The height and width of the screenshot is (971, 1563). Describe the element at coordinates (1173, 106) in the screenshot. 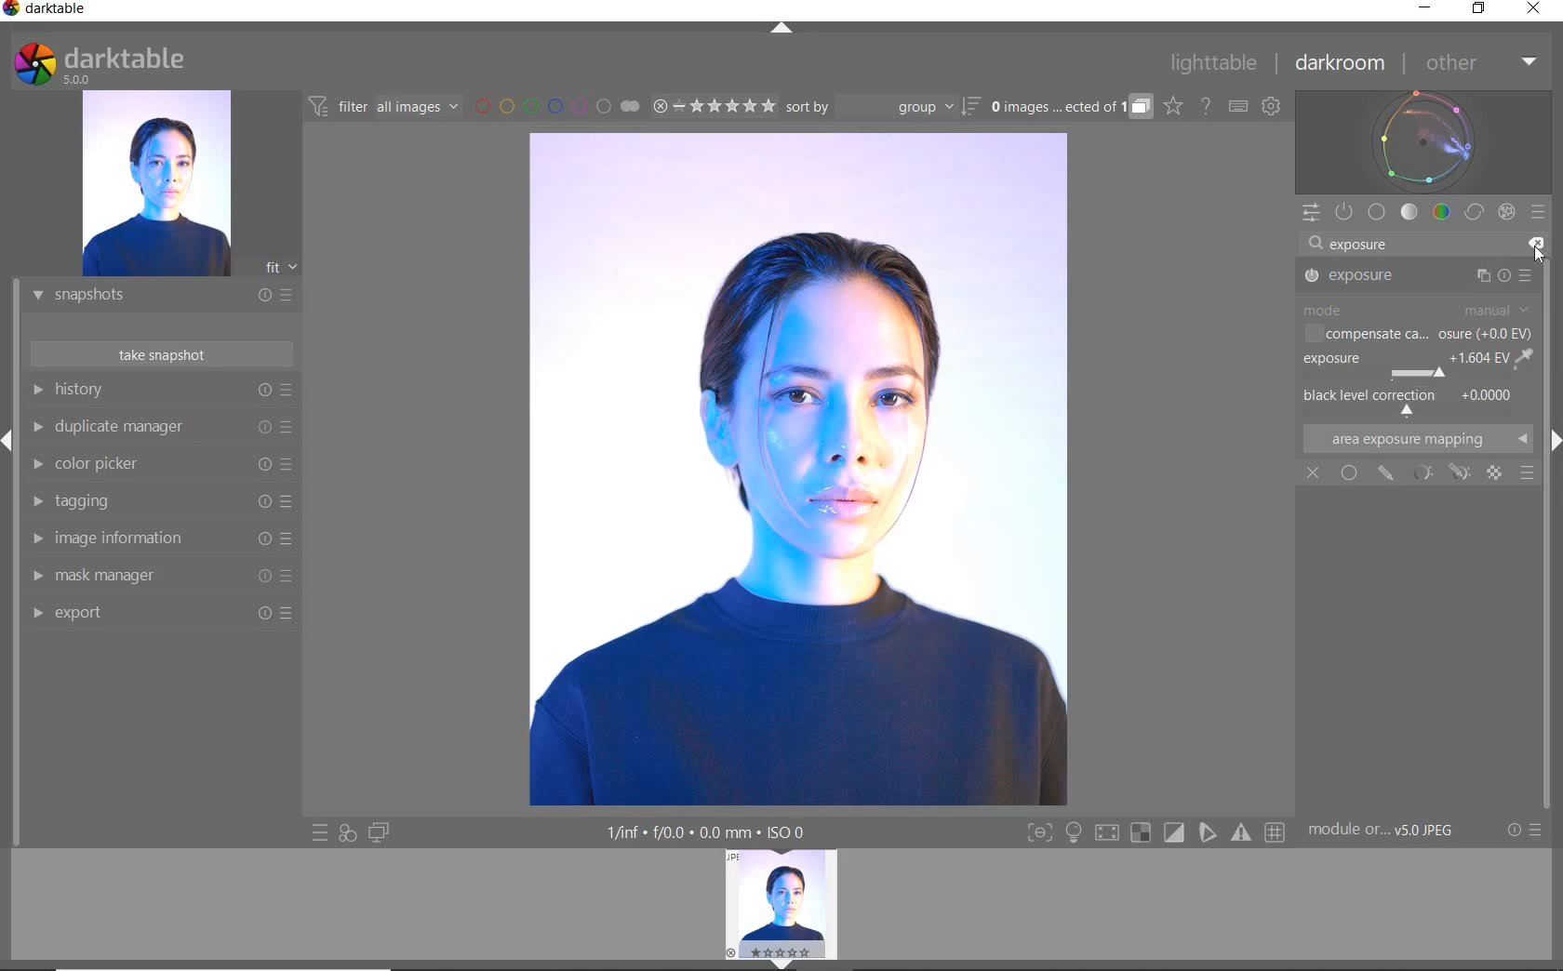

I see `CLICK TO CHANGE THE OVERLAYS SHOWN ON THUMBNAILS` at that location.